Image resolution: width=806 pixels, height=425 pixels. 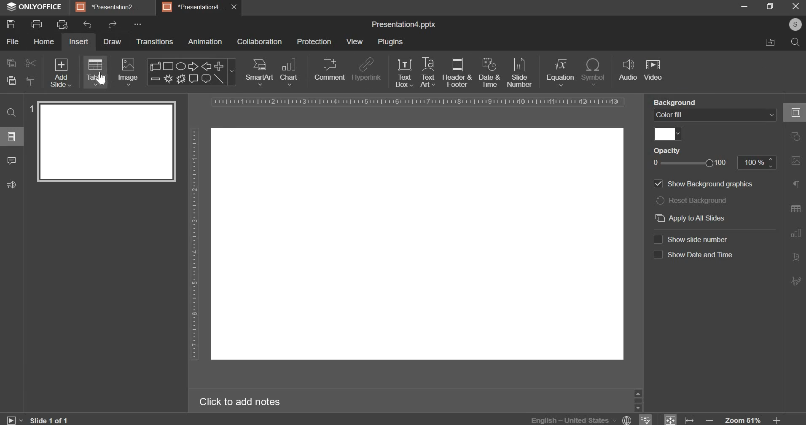 What do you see at coordinates (691, 200) in the screenshot?
I see `reset background` at bounding box center [691, 200].